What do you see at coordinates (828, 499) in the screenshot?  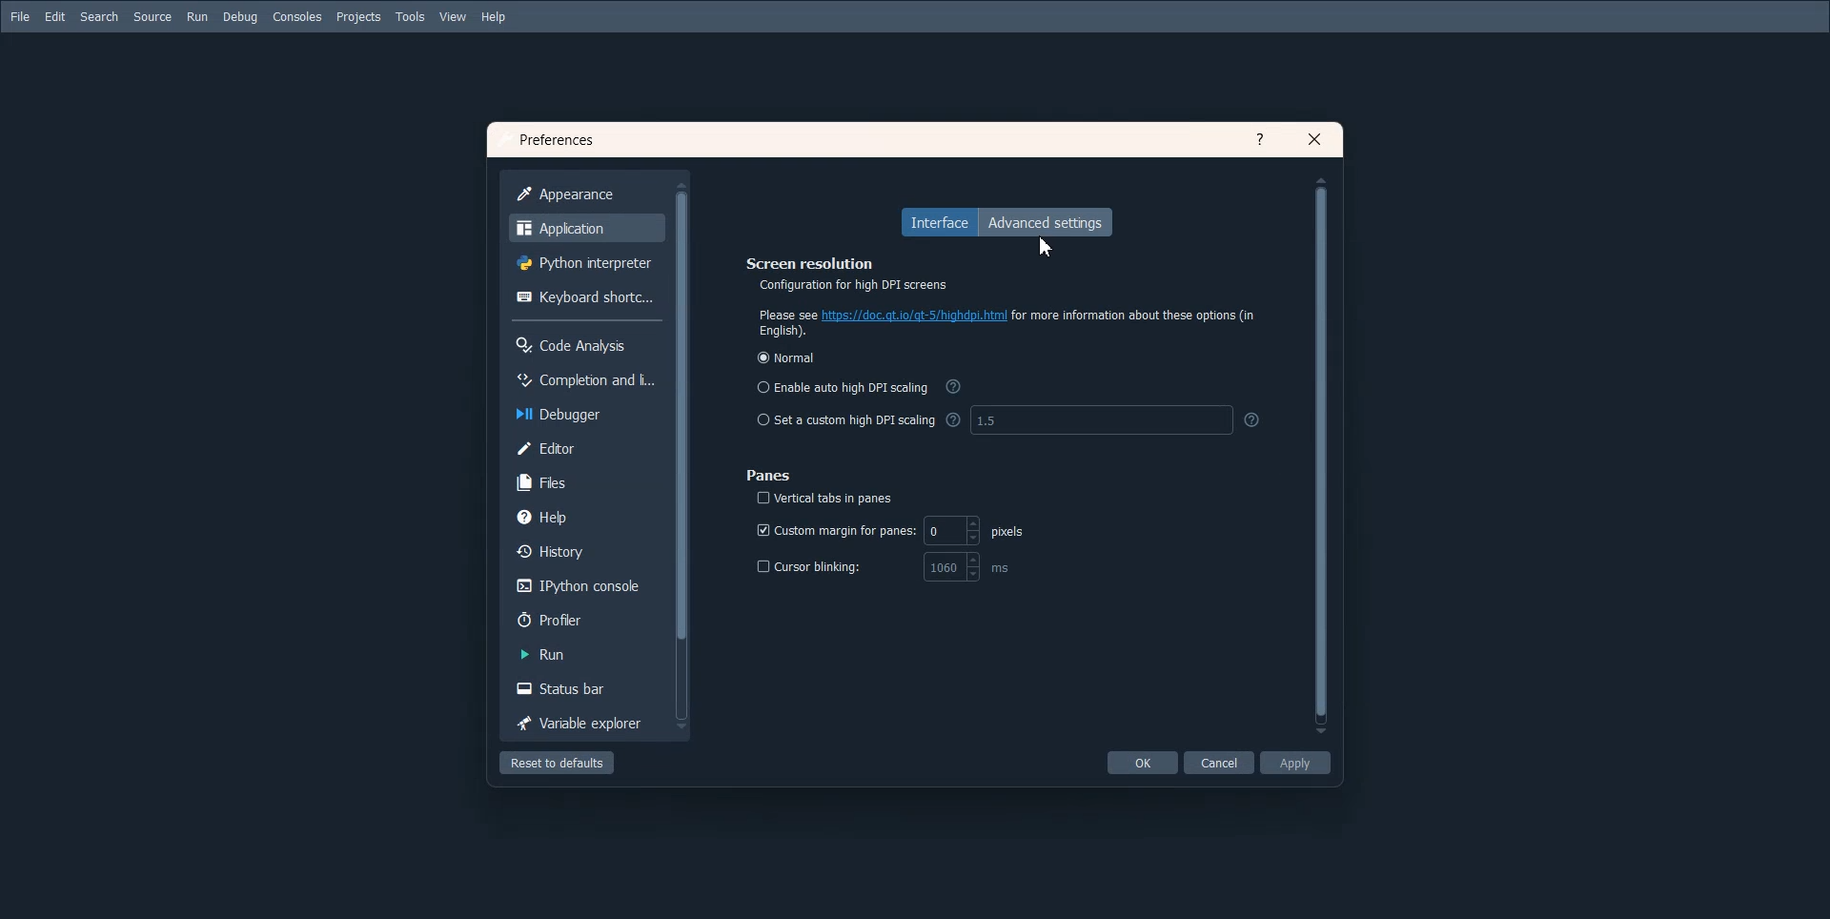 I see `Vertical tabs in panes` at bounding box center [828, 499].